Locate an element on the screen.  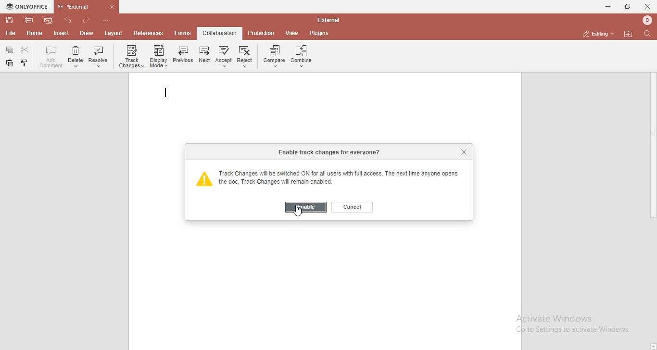
compare is located at coordinates (273, 56).